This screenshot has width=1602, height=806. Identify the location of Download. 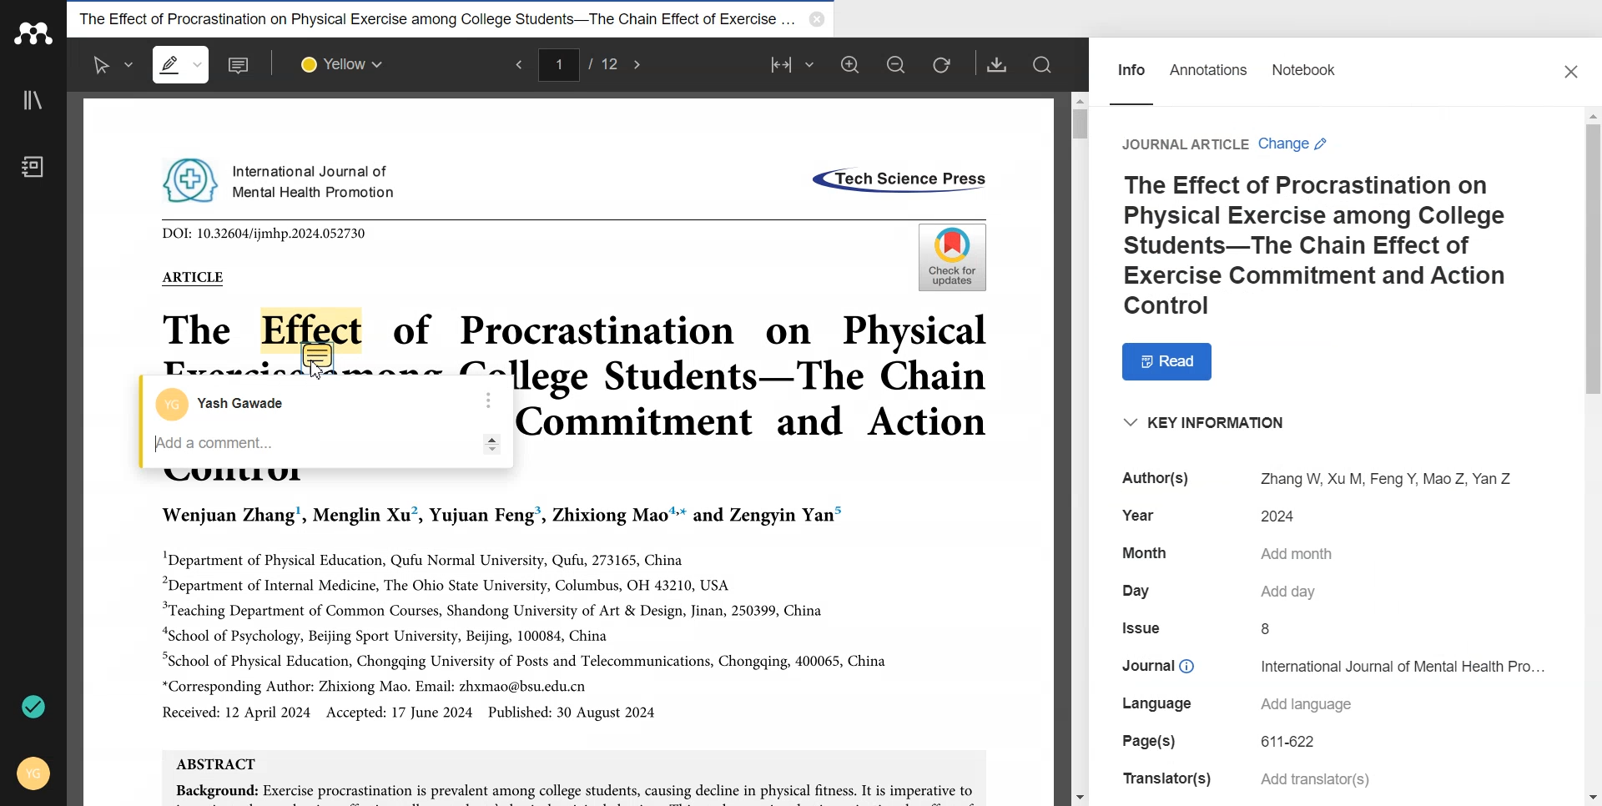
(998, 64).